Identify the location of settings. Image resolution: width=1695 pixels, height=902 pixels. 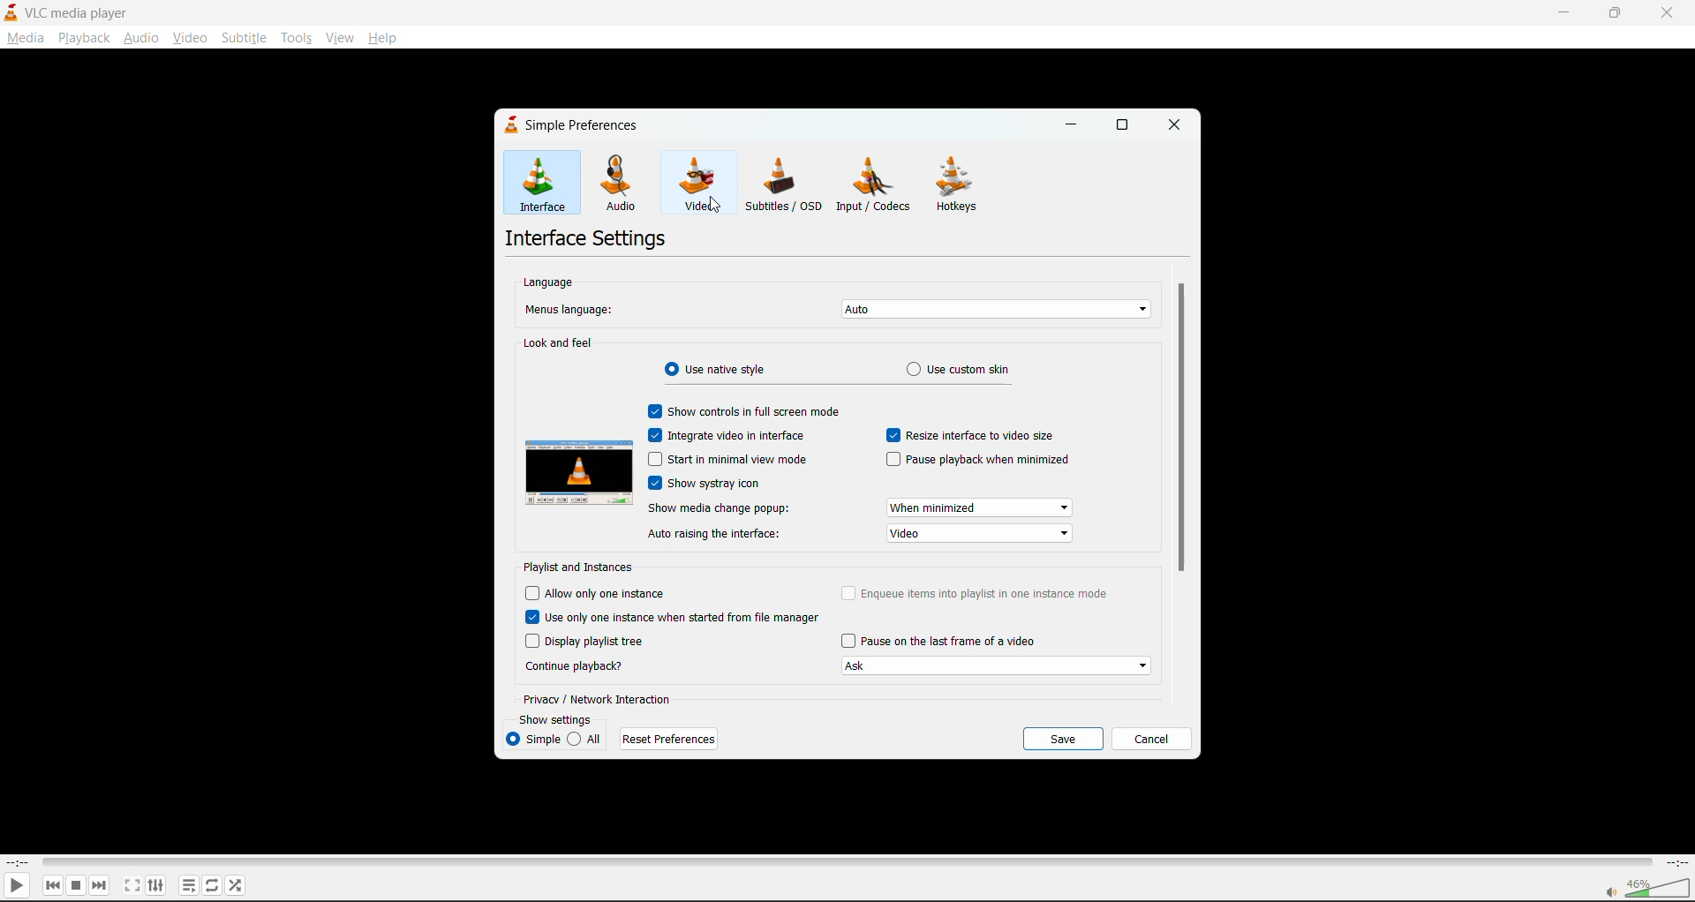
(154, 884).